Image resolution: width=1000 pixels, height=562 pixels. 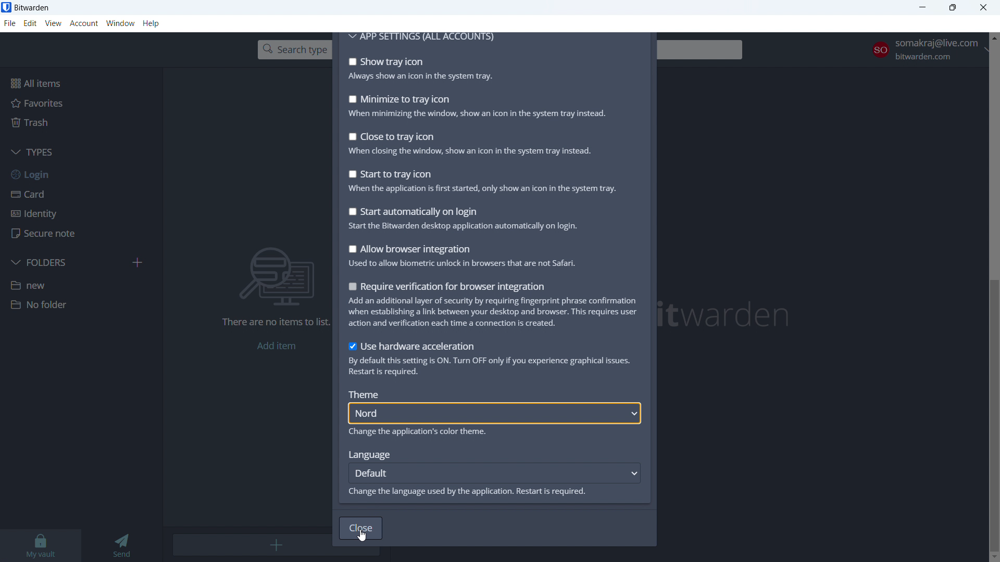 I want to click on account, so click(x=84, y=24).